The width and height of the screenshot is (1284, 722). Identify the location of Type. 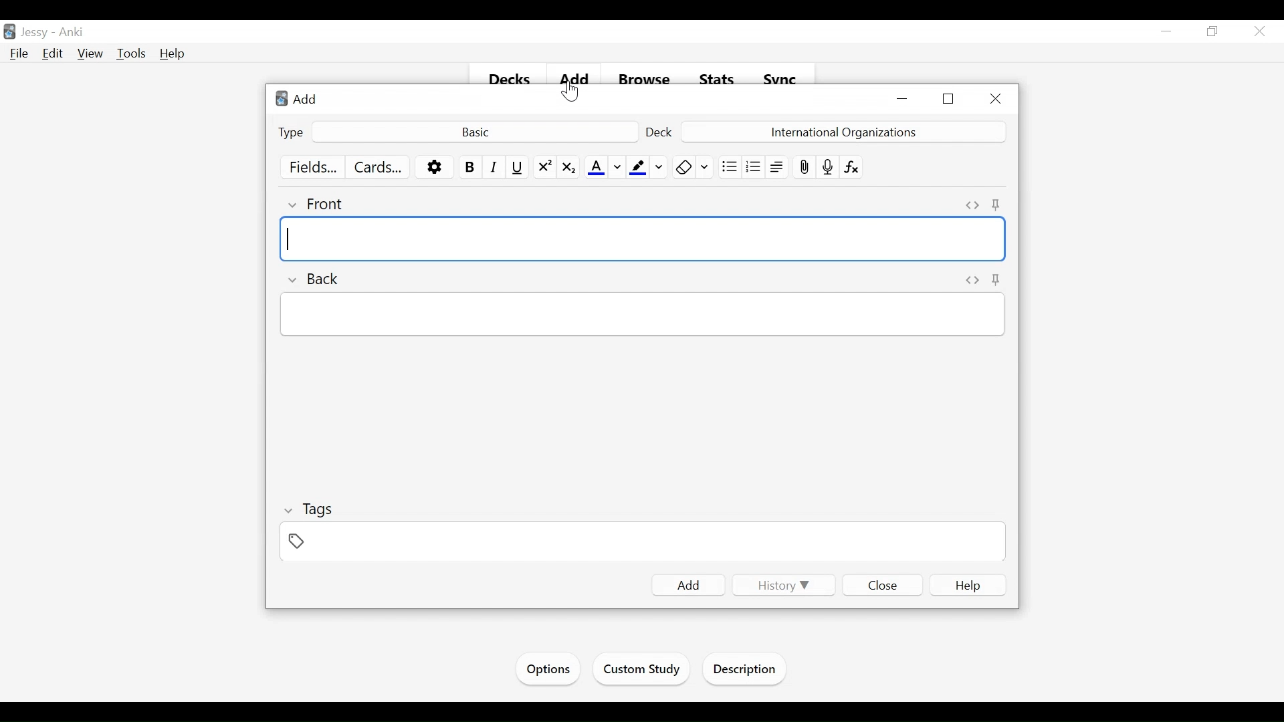
(290, 132).